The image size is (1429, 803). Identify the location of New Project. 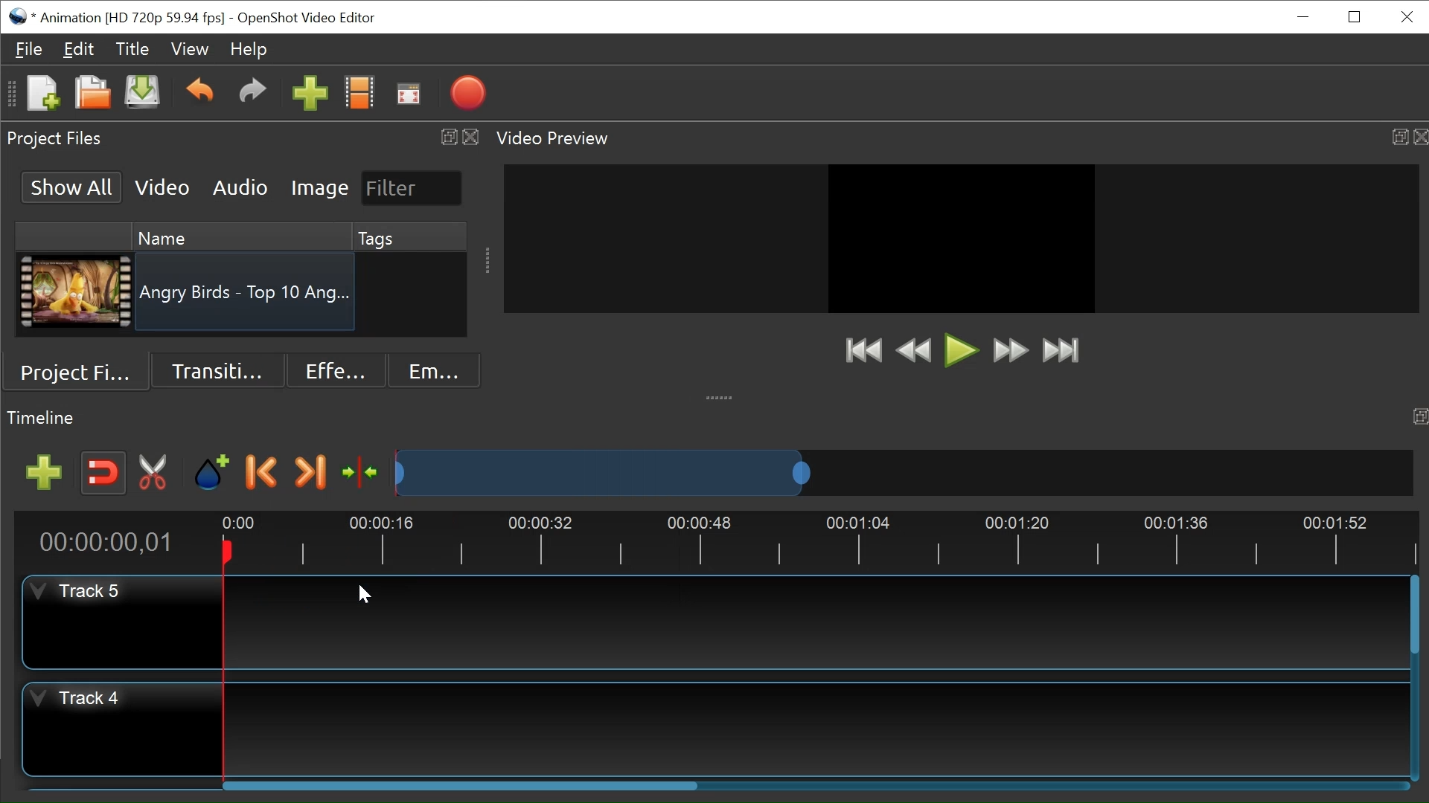
(42, 94).